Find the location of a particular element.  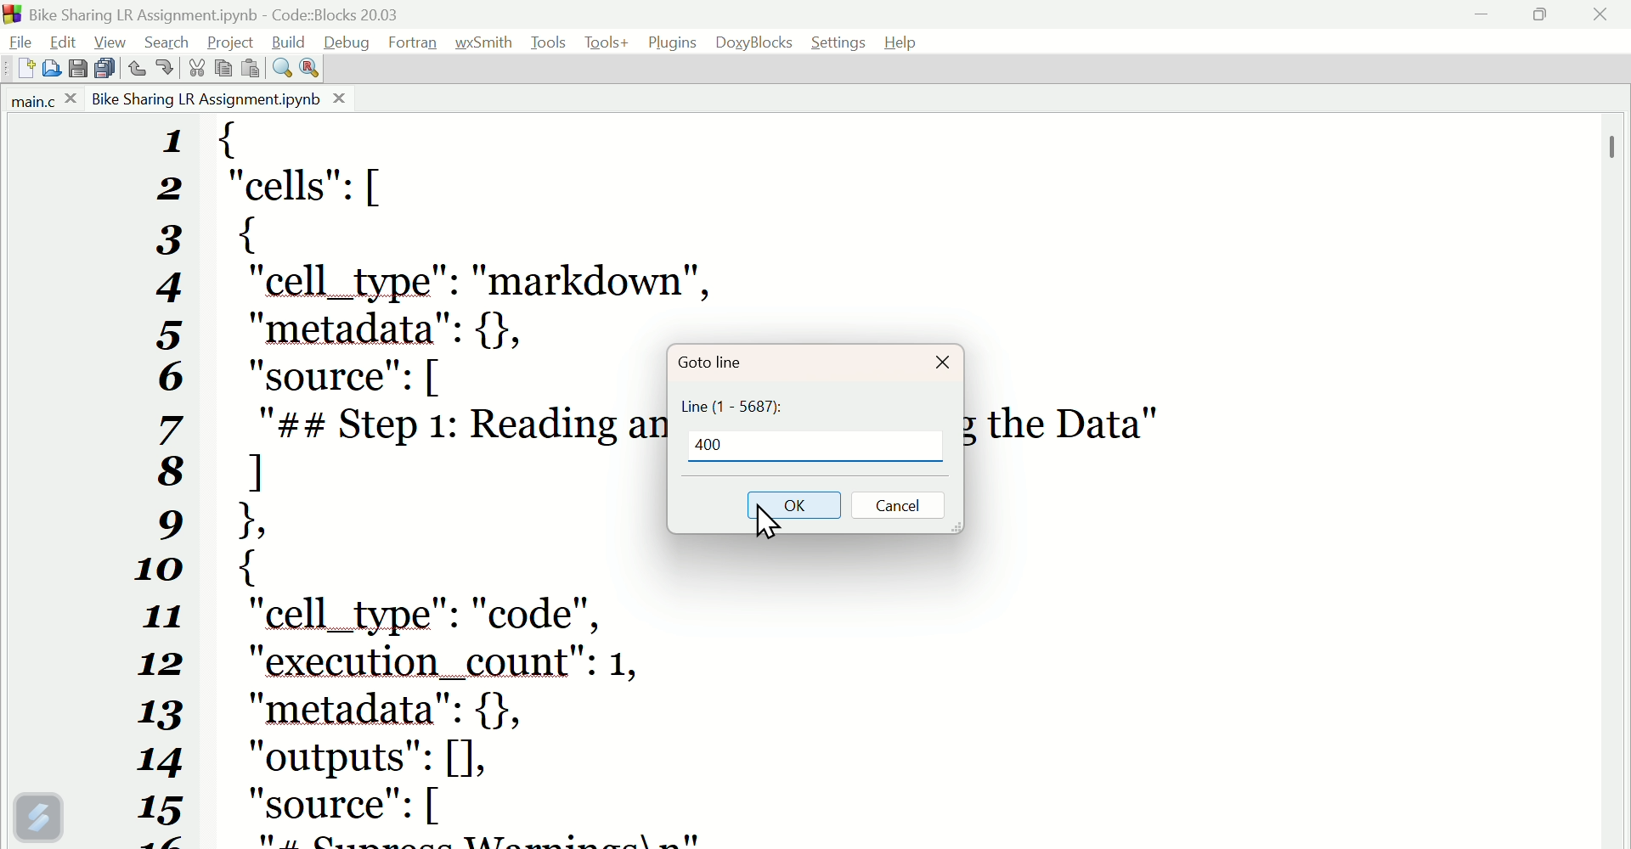

Redo is located at coordinates (161, 70).